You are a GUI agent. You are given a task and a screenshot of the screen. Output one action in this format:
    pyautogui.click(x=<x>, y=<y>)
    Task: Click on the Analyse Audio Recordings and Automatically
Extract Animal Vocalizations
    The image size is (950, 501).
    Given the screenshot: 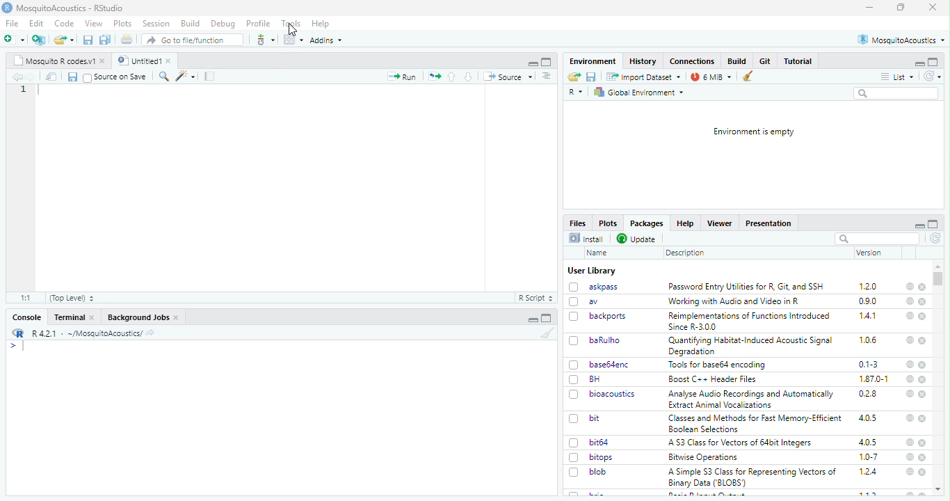 What is the action you would take?
    pyautogui.click(x=752, y=399)
    